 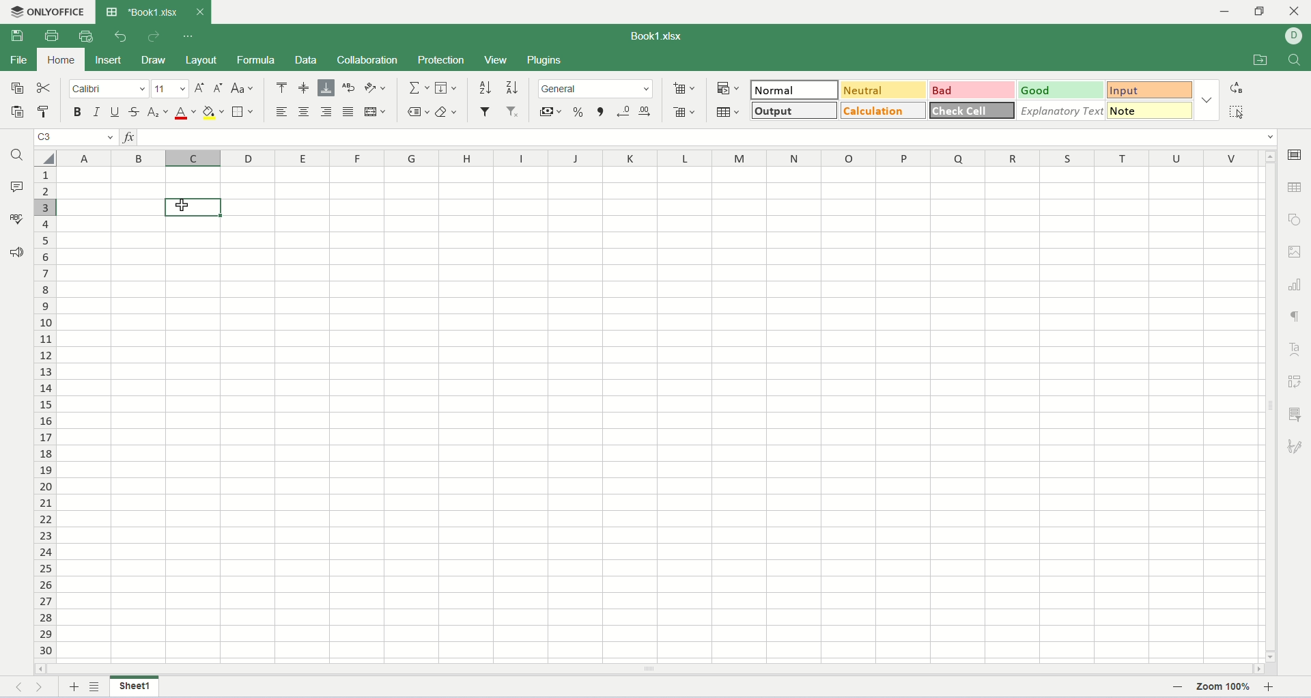 I want to click on percent style, so click(x=580, y=110).